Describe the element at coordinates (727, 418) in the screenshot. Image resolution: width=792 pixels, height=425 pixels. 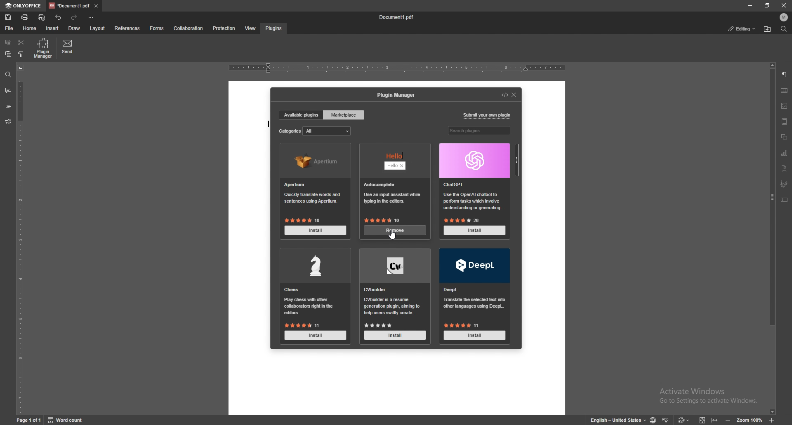
I see `zoom out` at that location.